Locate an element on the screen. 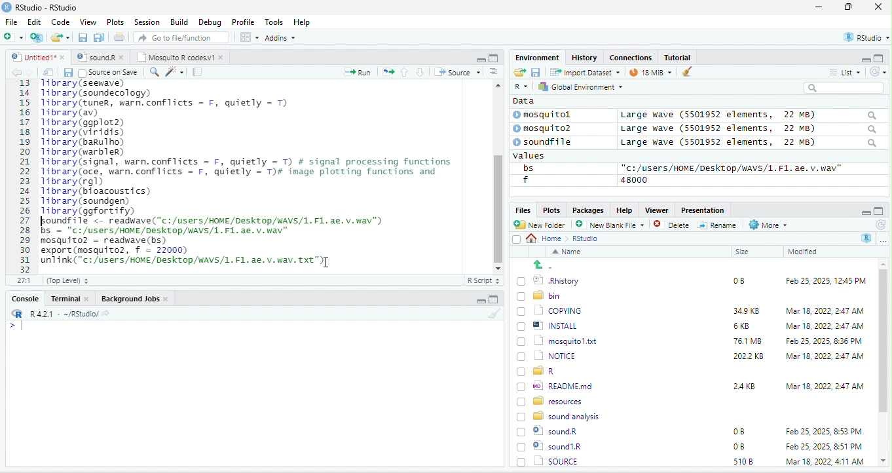  2022 KB is located at coordinates (749, 357).